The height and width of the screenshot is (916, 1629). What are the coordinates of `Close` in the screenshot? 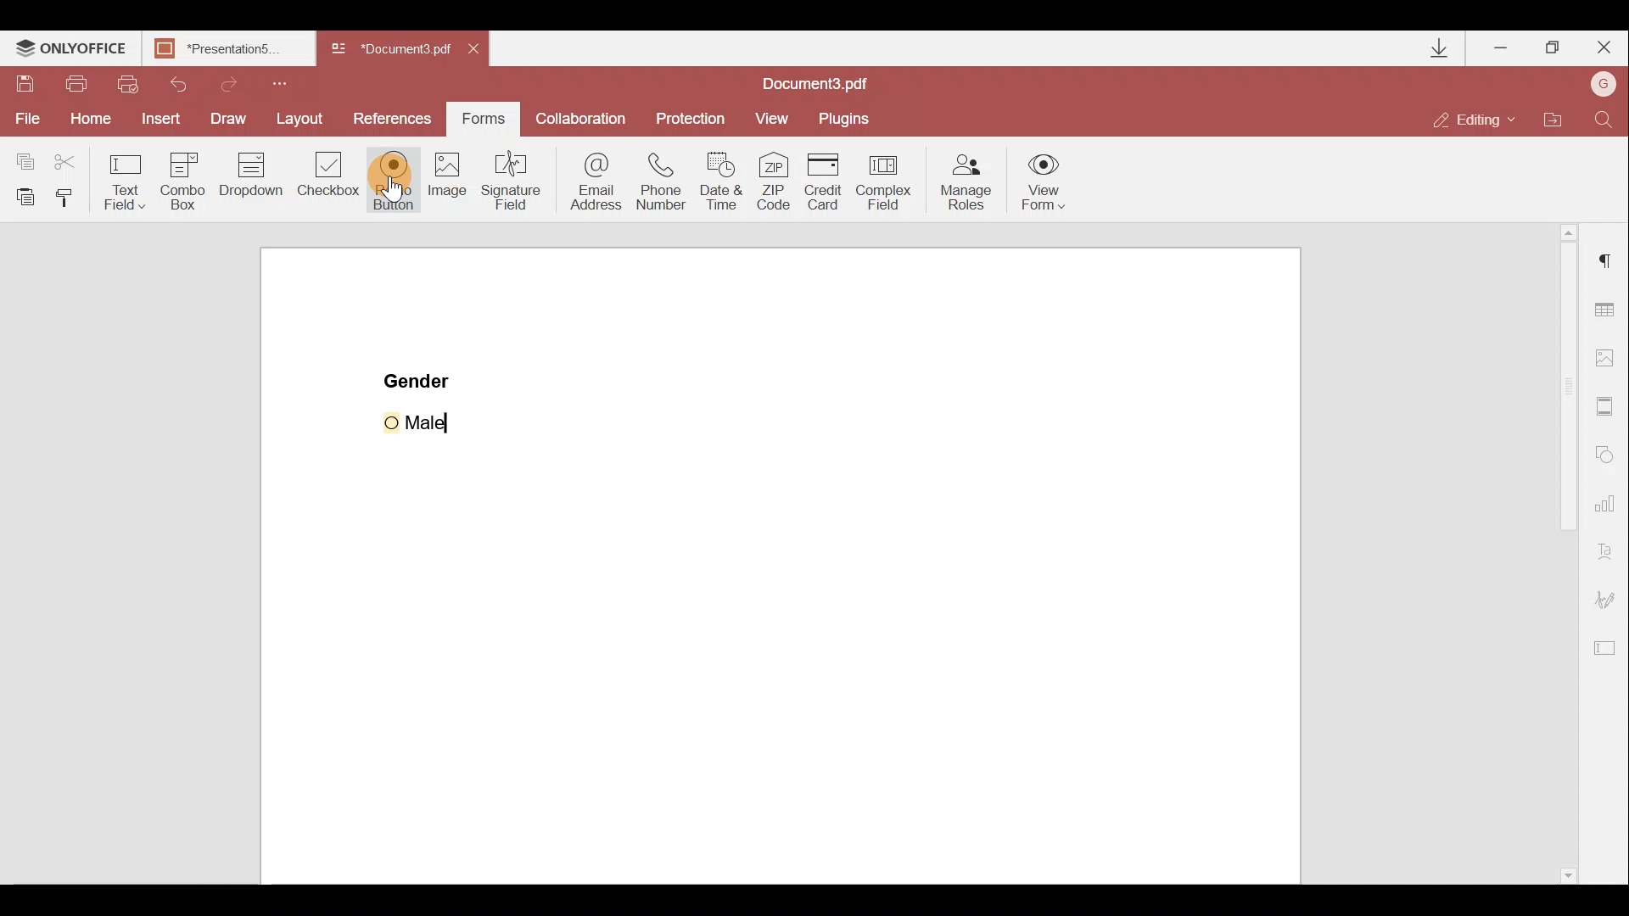 It's located at (1604, 48).